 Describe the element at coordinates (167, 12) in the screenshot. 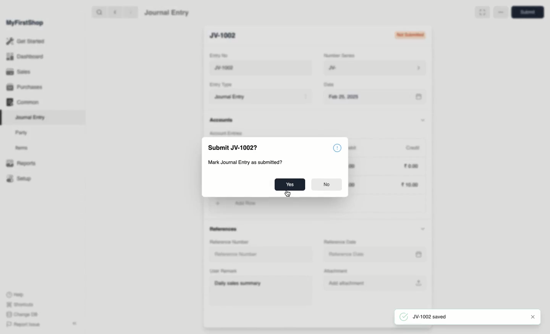

I see `Journal Entry` at that location.